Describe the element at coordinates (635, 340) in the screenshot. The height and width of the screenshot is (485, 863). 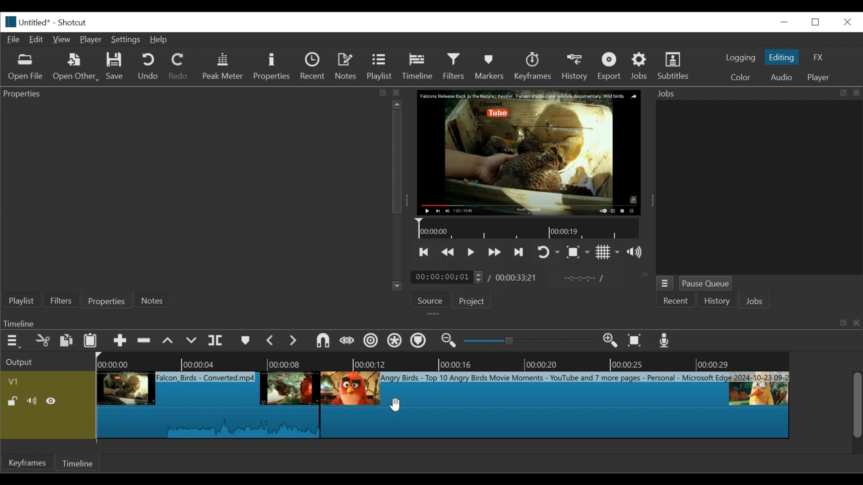
I see `Zoom Timeline to fit` at that location.